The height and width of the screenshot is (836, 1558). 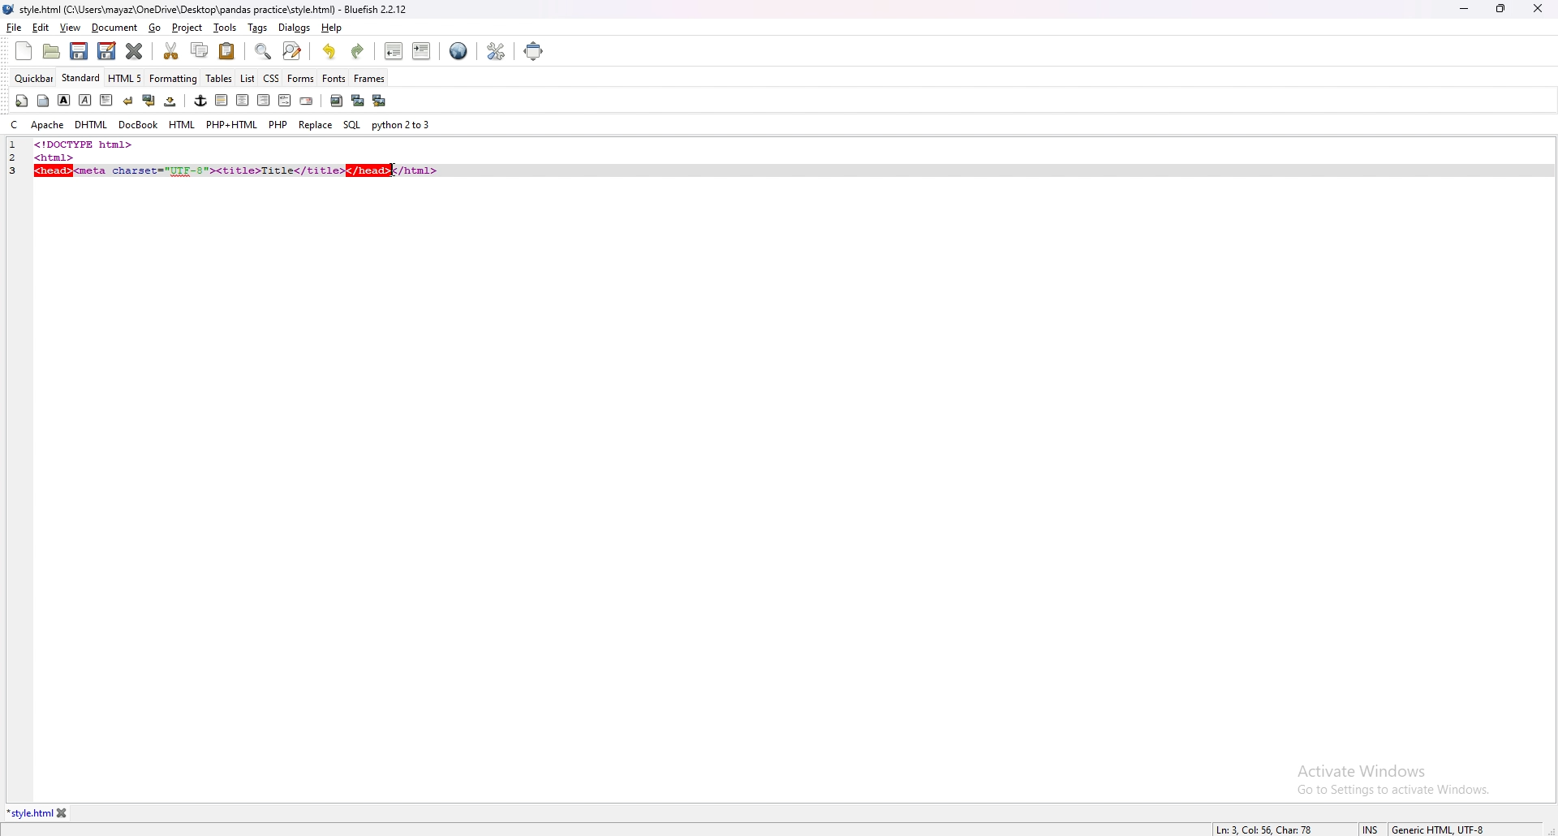 I want to click on find bar, so click(x=264, y=52).